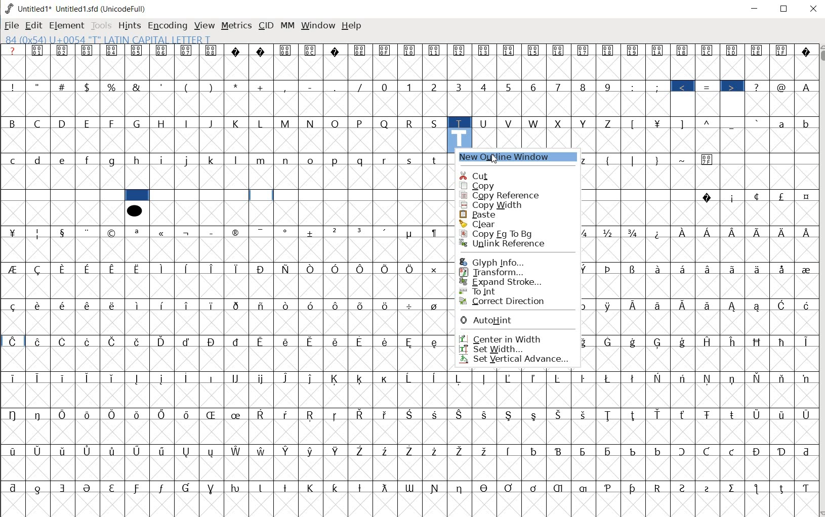 The width and height of the screenshot is (825, 517). What do you see at coordinates (436, 451) in the screenshot?
I see `Symbol` at bounding box center [436, 451].